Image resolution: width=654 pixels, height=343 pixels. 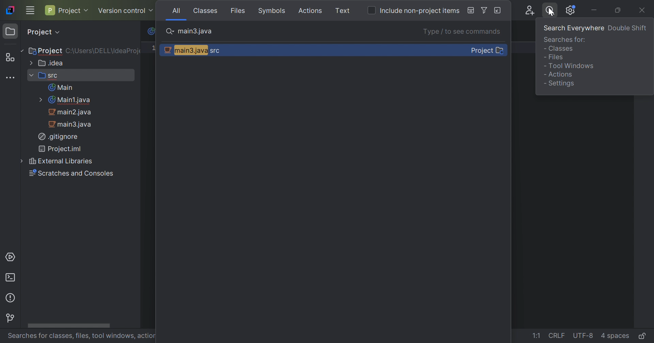 I want to click on External Libraries, so click(x=55, y=161).